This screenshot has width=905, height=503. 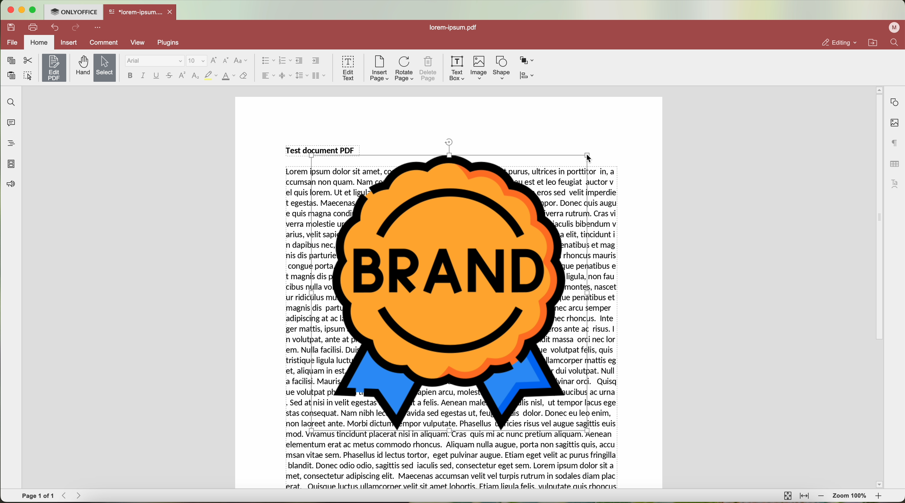 I want to click on file, so click(x=11, y=43).